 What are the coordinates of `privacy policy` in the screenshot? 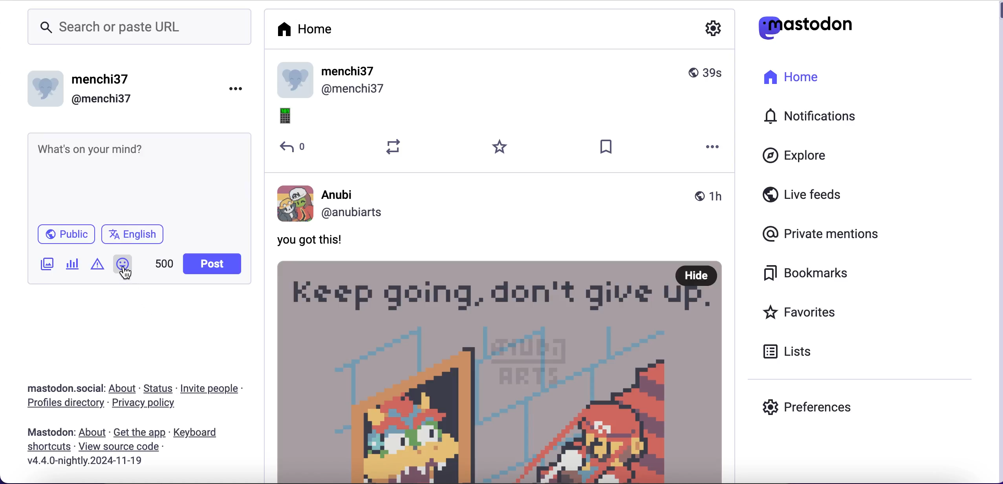 It's located at (150, 404).